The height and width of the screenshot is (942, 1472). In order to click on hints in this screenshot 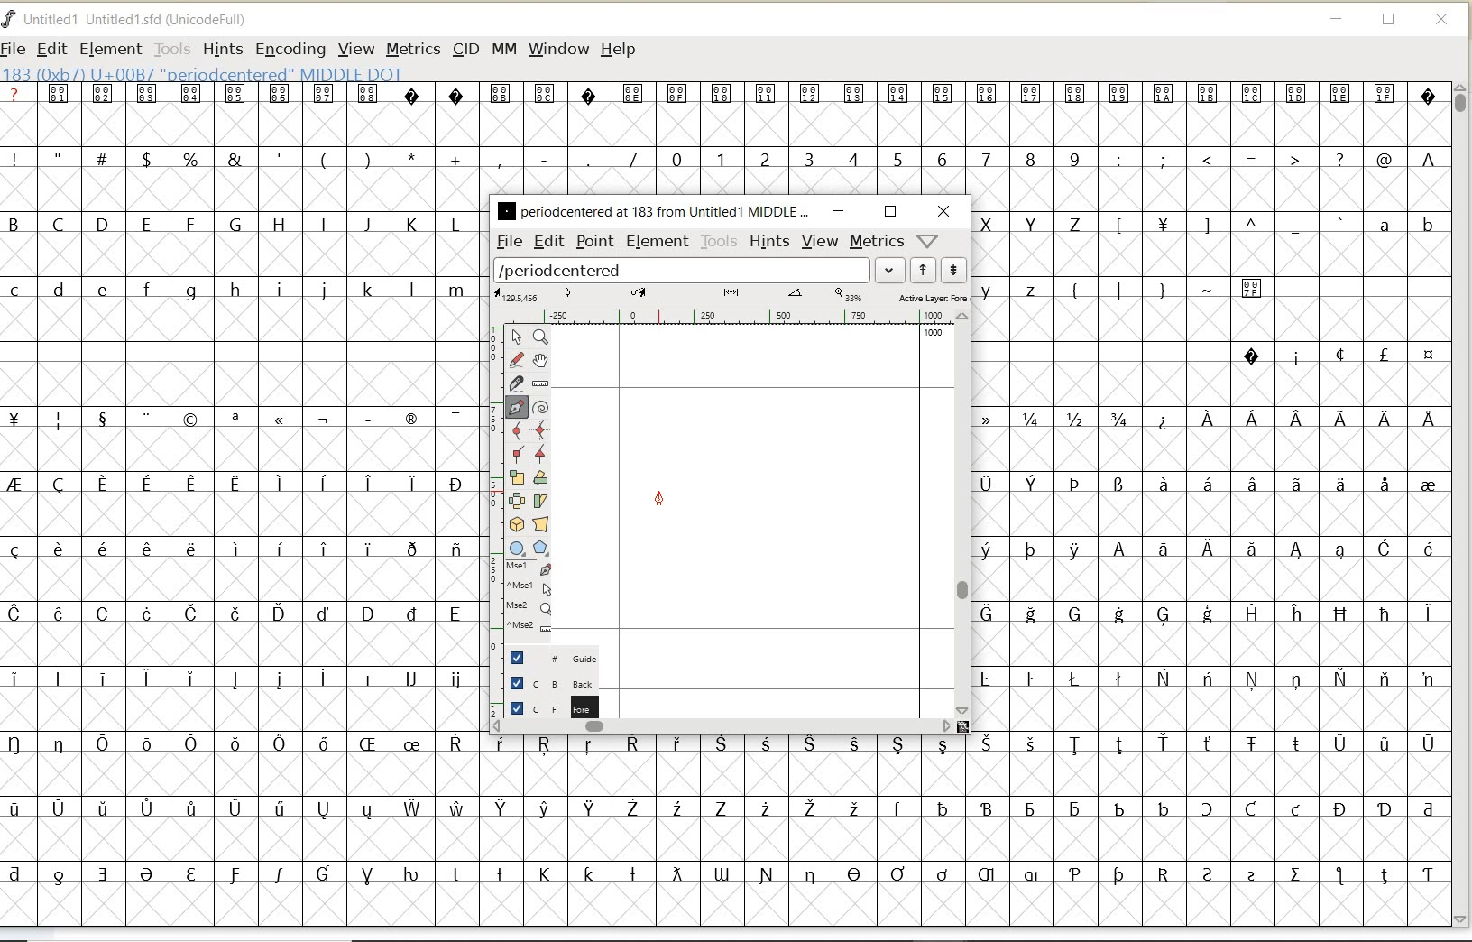, I will do `click(770, 241)`.